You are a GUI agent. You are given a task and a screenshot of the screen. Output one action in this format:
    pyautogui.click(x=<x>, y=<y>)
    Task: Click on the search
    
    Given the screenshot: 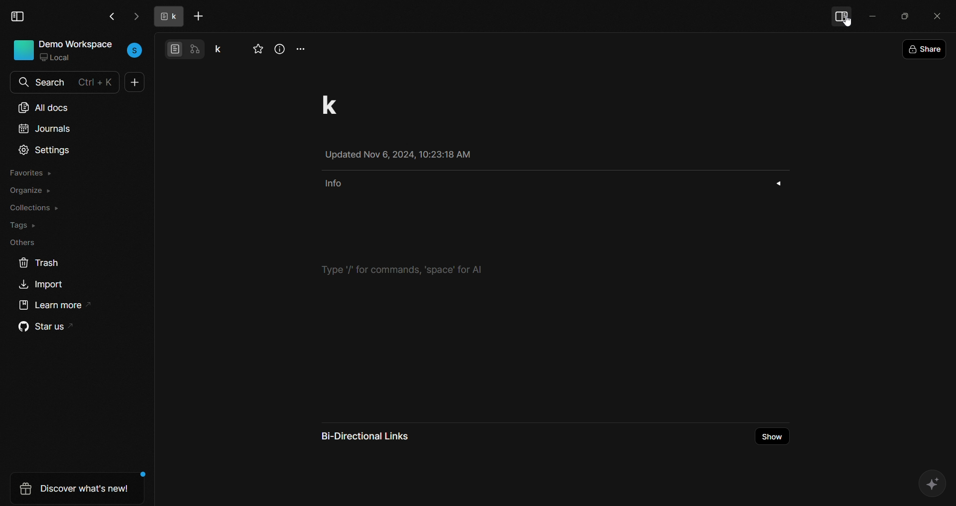 What is the action you would take?
    pyautogui.click(x=22, y=83)
    